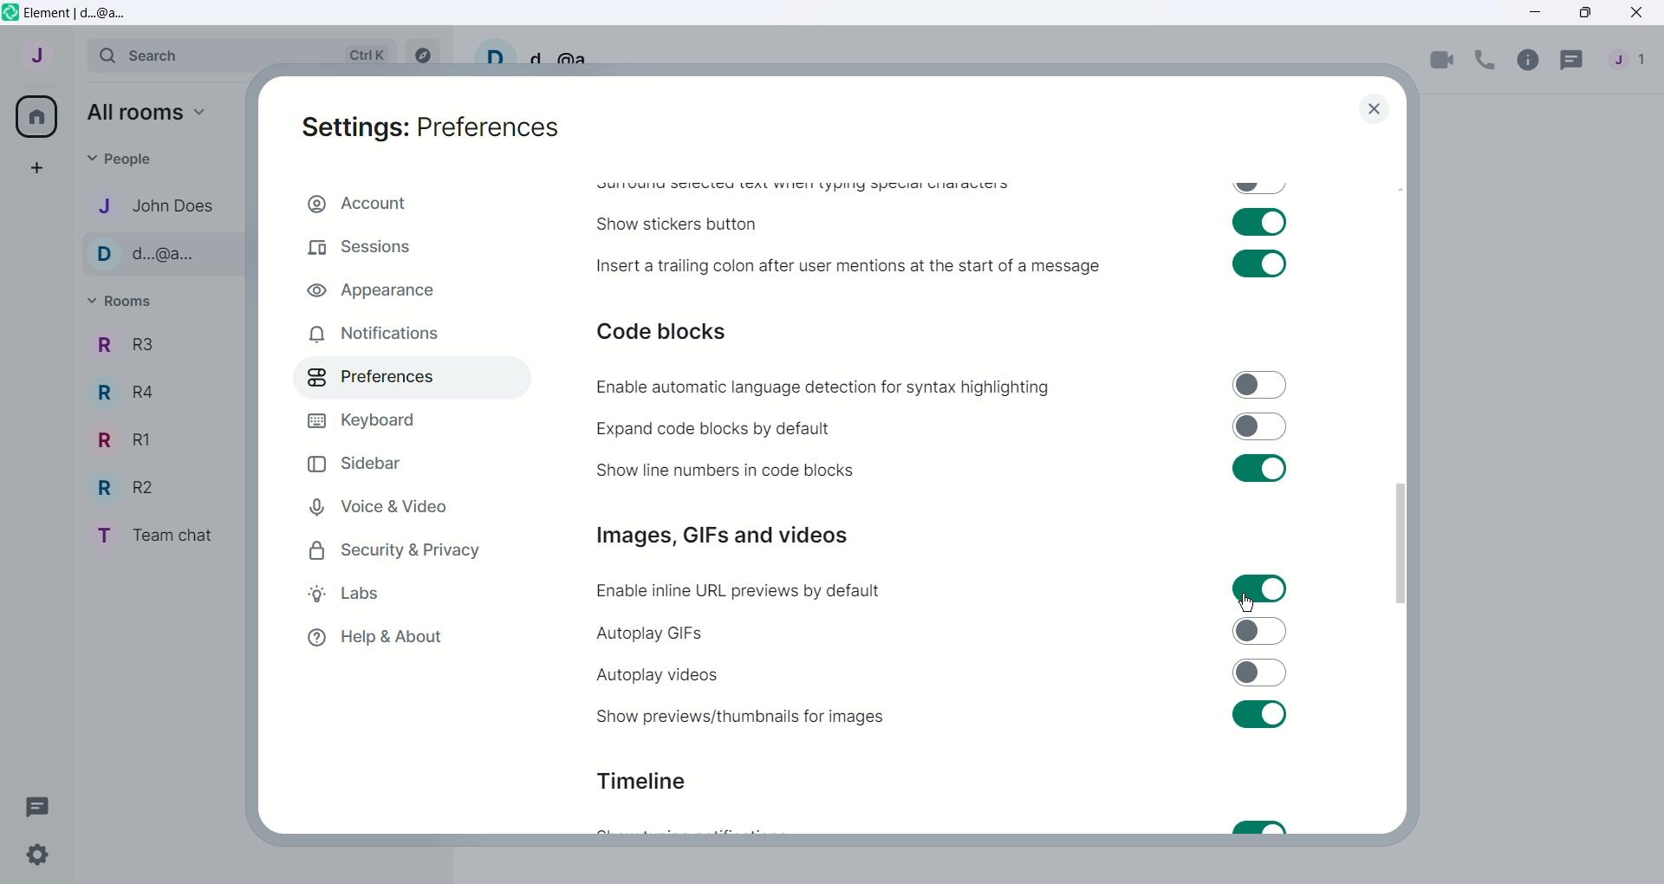  I want to click on Notifications, so click(397, 334).